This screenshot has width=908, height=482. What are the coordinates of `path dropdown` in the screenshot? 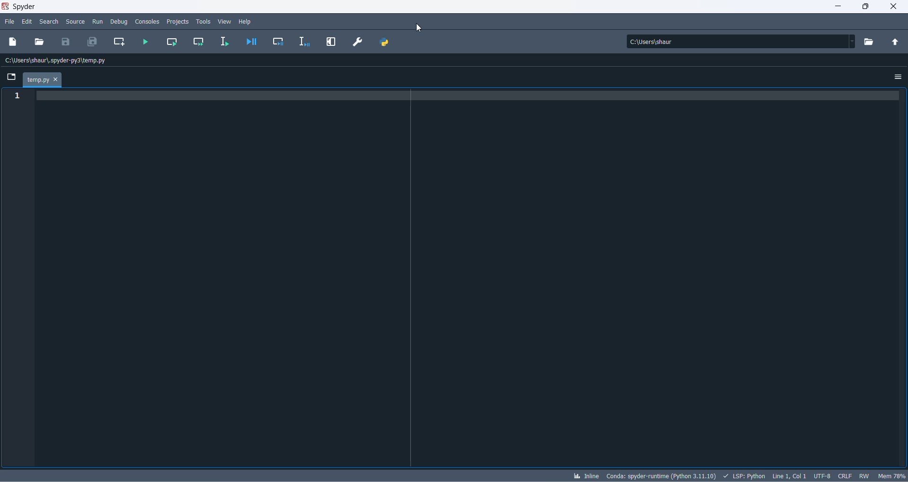 It's located at (855, 42).